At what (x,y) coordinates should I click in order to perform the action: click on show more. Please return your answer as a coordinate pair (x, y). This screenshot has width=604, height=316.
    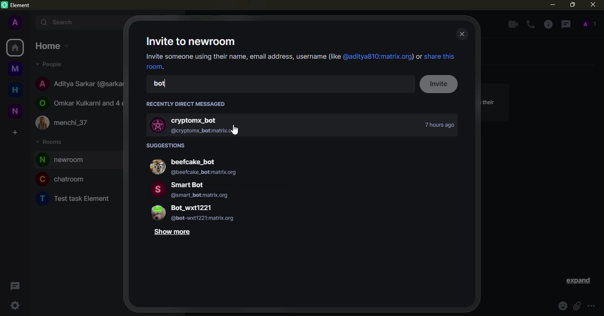
    Looking at the image, I should click on (173, 233).